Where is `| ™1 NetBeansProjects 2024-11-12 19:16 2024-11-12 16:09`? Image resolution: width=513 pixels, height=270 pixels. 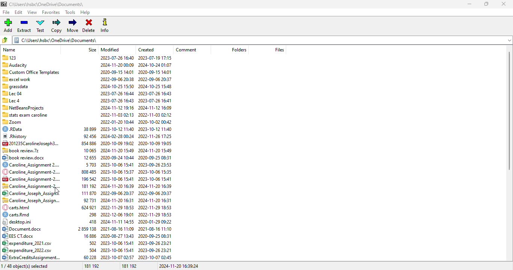 | ™1 NetBeansProjects 2024-11-12 19:16 2024-11-12 16:09 is located at coordinates (86, 107).